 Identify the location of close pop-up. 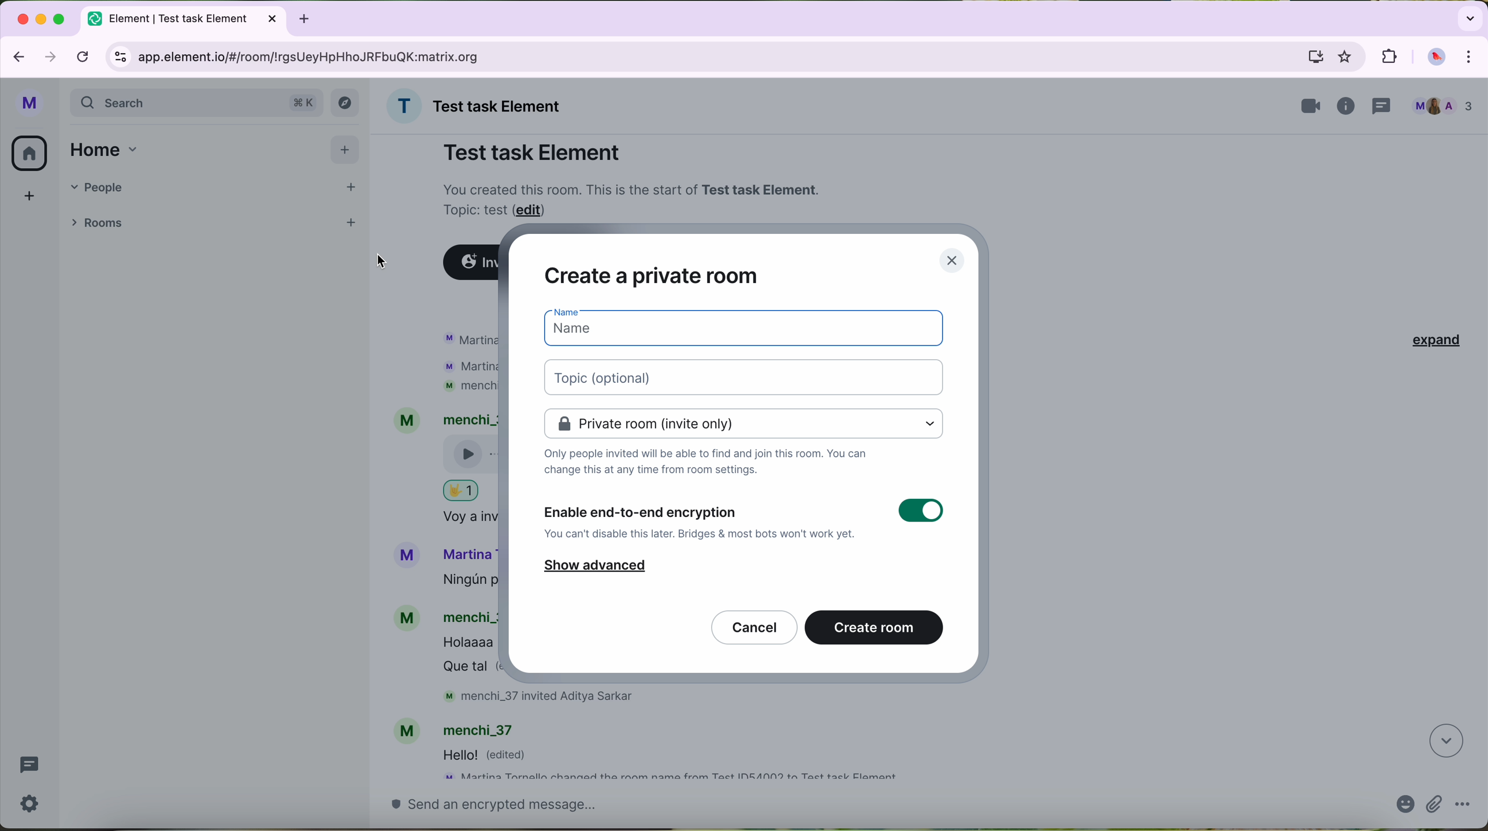
(954, 260).